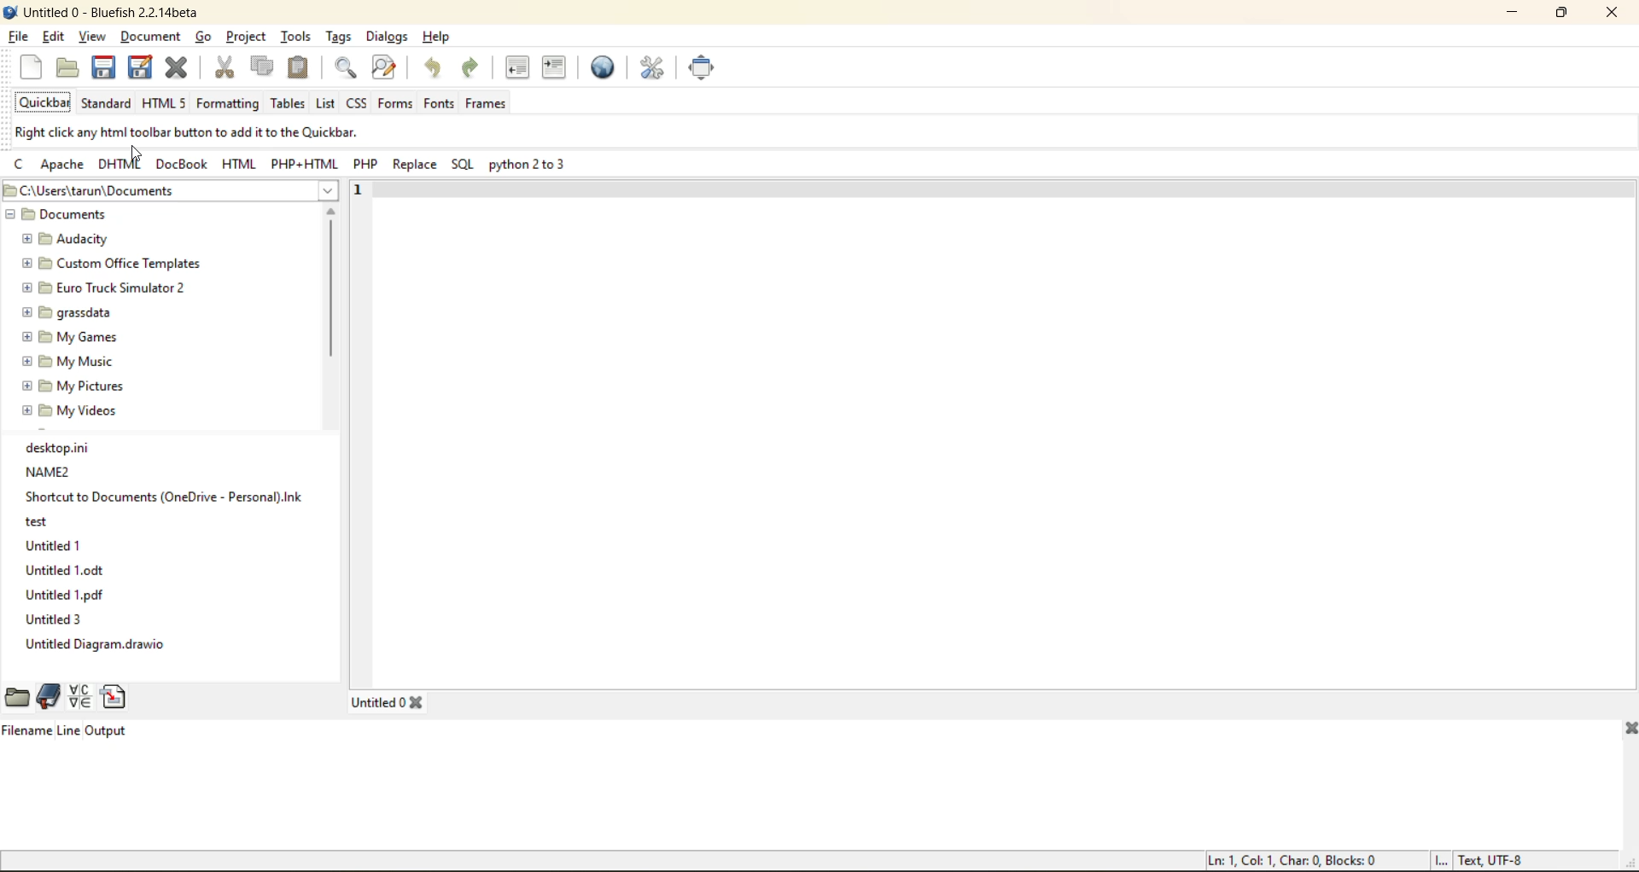  What do you see at coordinates (35, 68) in the screenshot?
I see `new` at bounding box center [35, 68].